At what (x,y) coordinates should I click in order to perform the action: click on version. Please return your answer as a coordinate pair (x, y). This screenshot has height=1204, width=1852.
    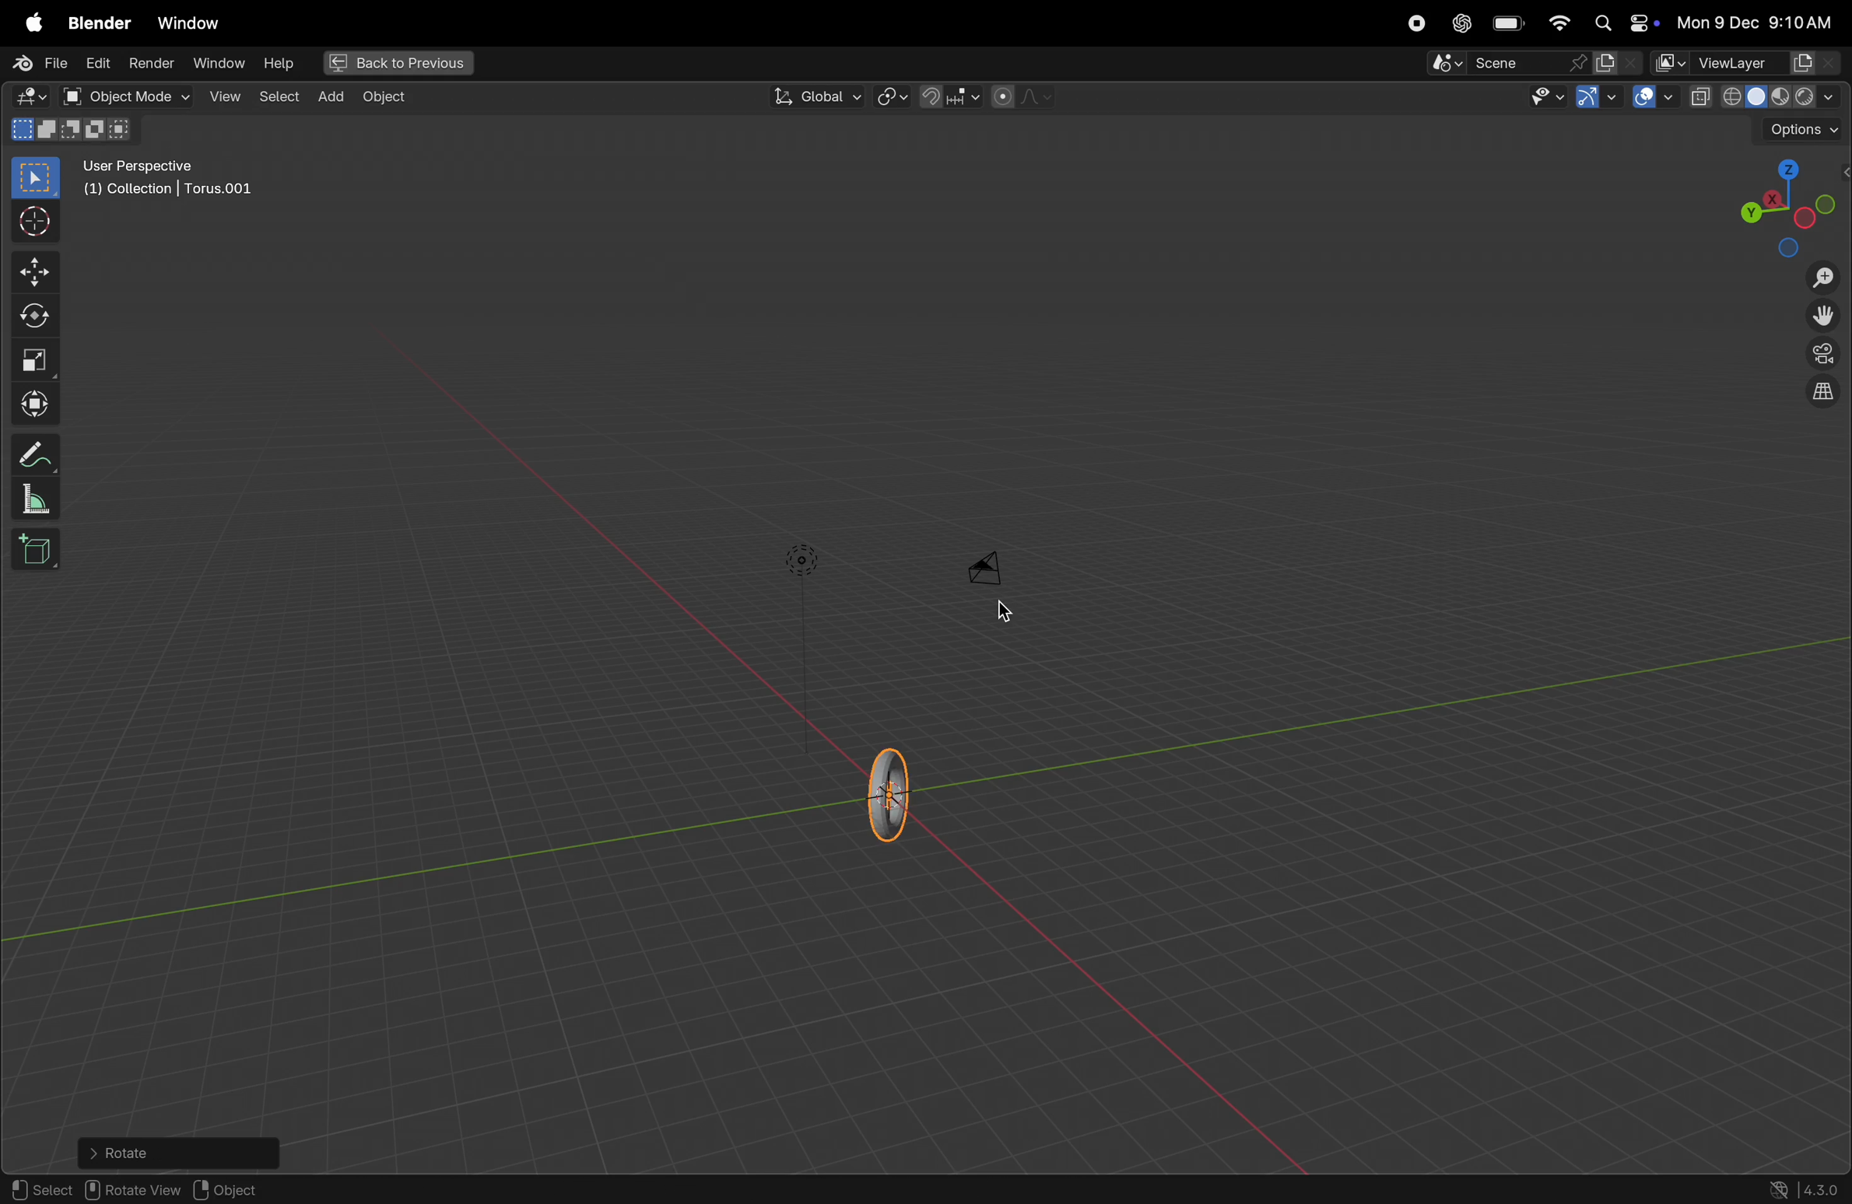
    Looking at the image, I should click on (1804, 1186).